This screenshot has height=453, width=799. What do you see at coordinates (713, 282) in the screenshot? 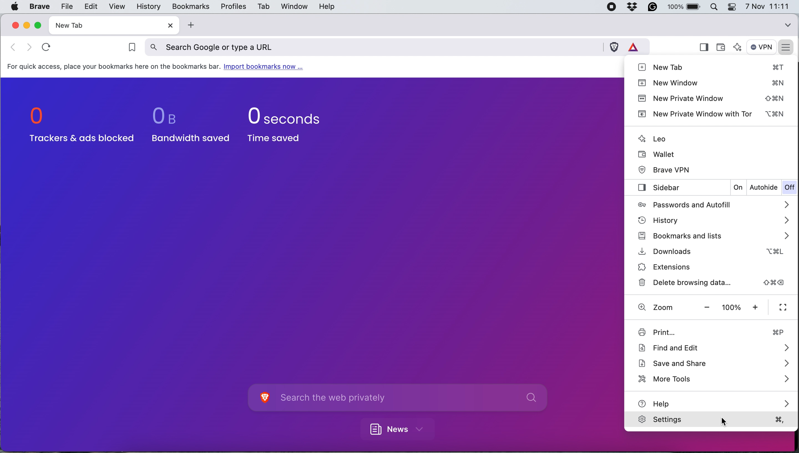
I see `delete browsing data` at bounding box center [713, 282].